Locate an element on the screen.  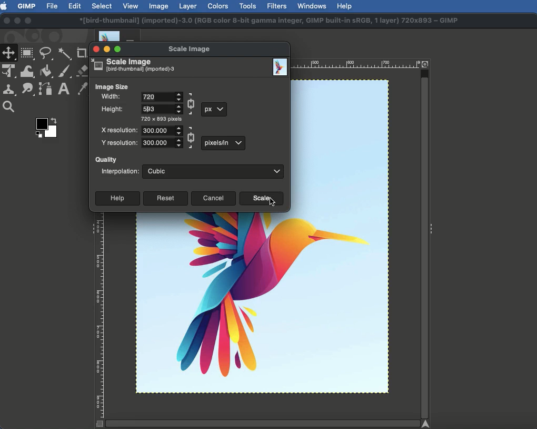
View is located at coordinates (131, 5).